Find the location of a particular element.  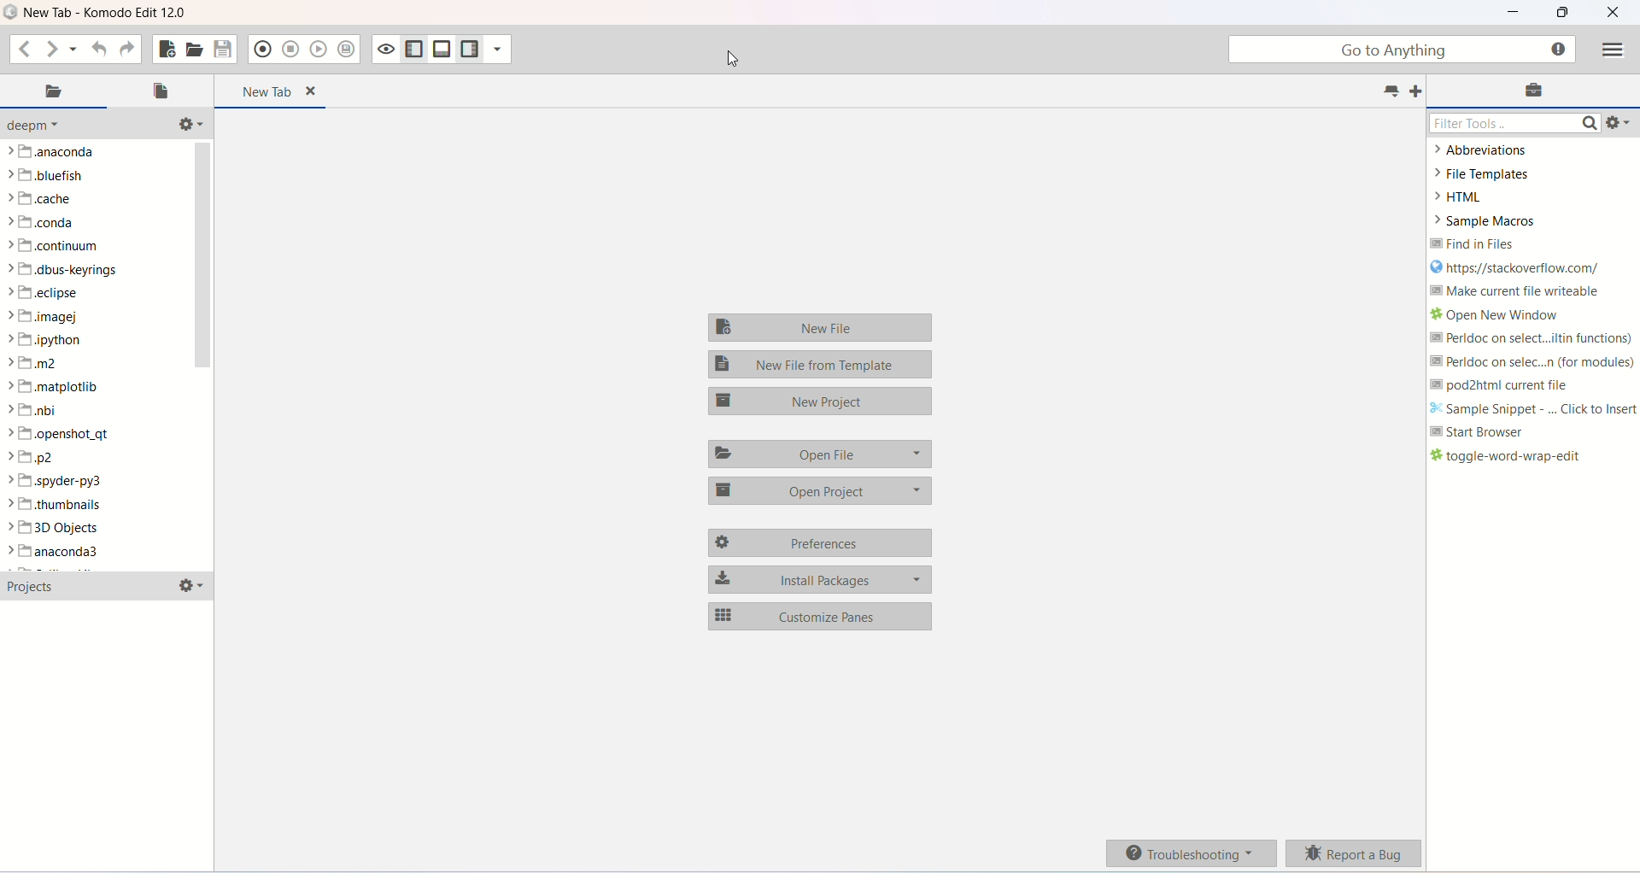

stackoverflow link is located at coordinates (1520, 267).